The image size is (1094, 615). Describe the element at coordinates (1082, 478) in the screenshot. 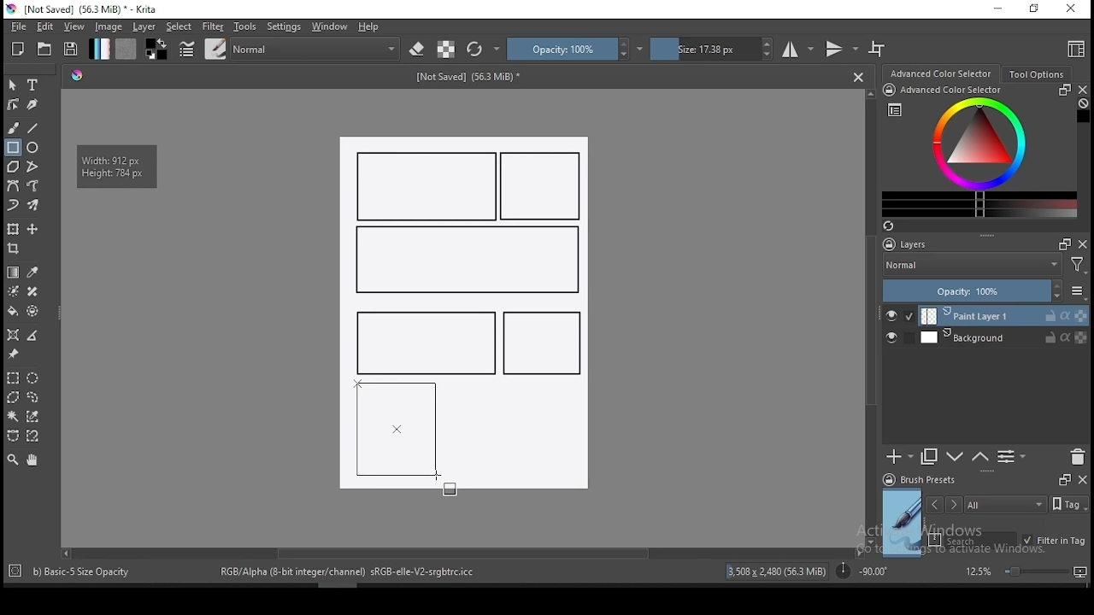

I see `close docker` at that location.